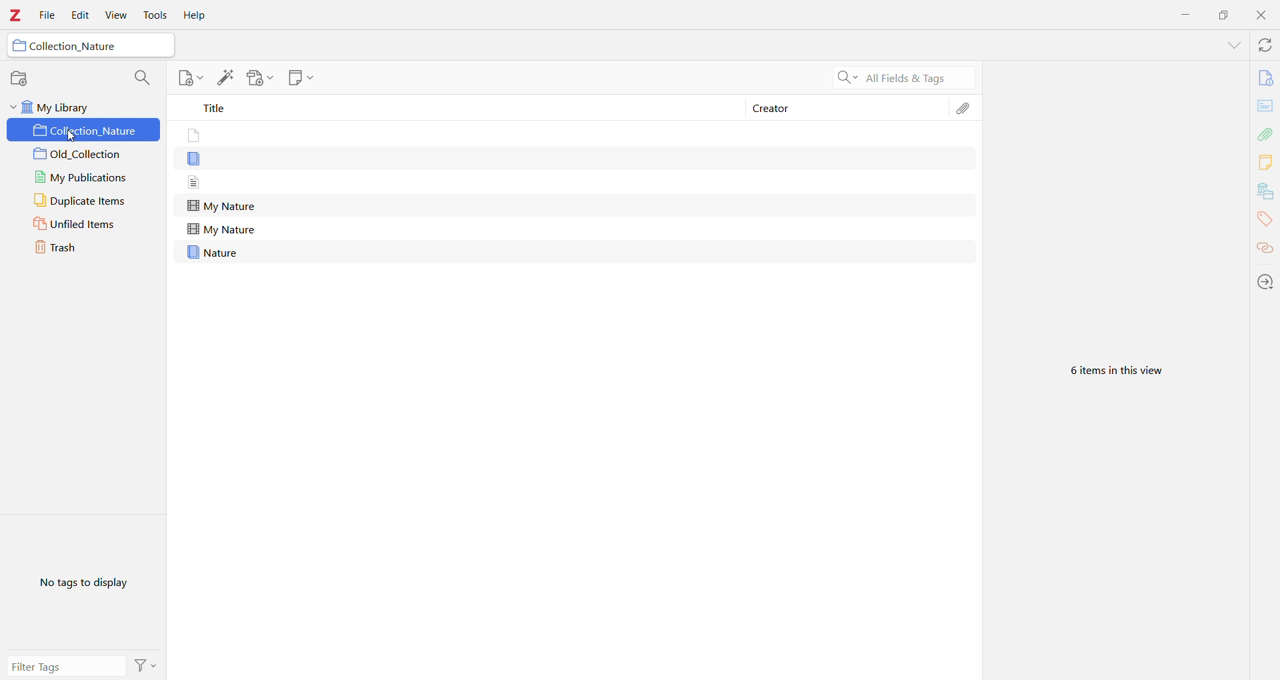 Image resolution: width=1280 pixels, height=680 pixels. I want to click on List all Tabs, so click(1233, 45).